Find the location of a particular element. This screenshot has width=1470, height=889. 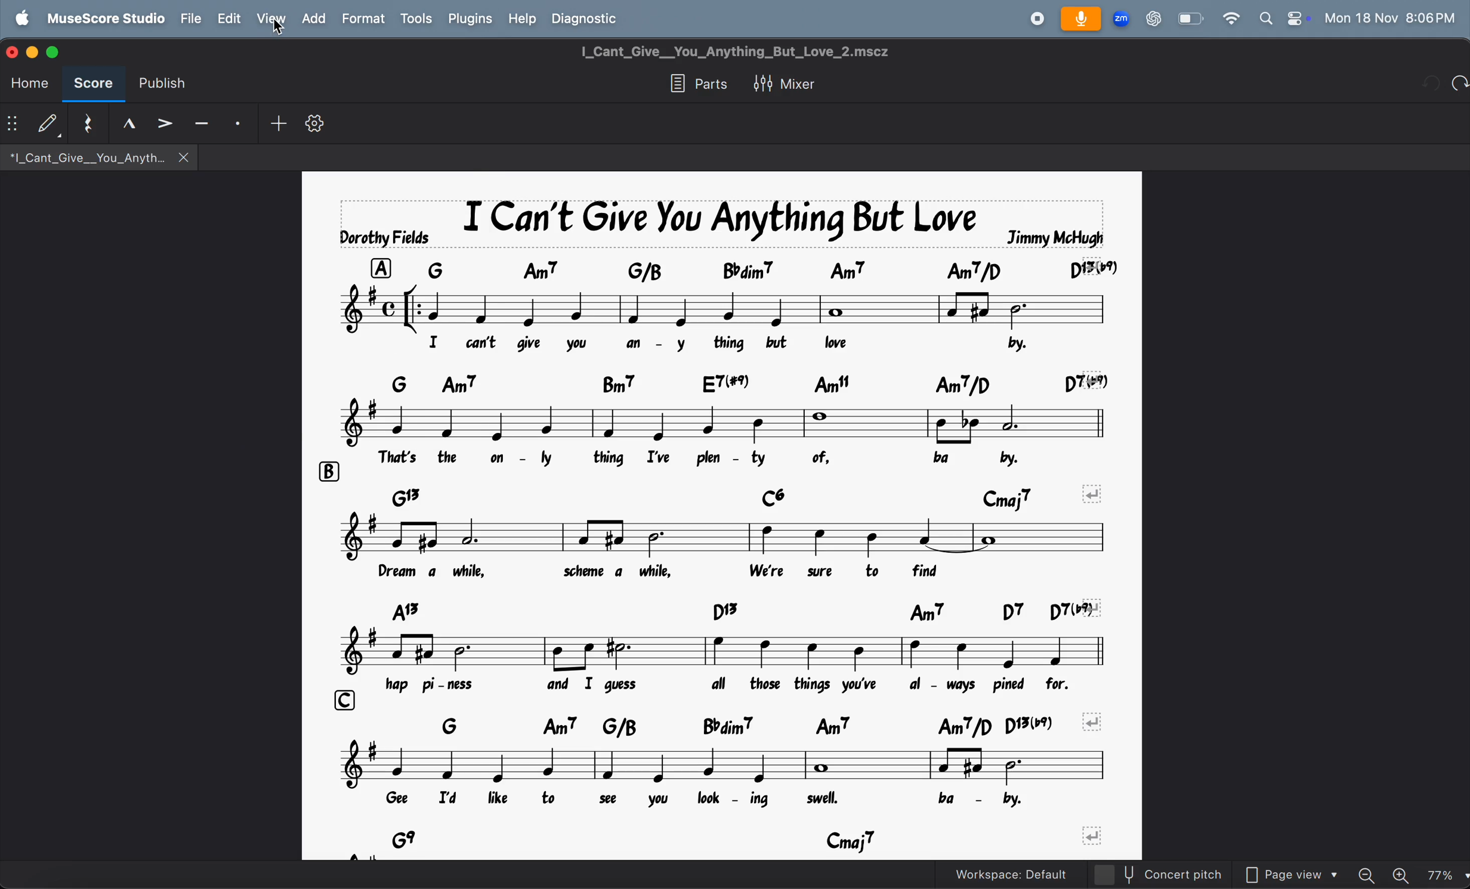

rows is located at coordinates (328, 472).